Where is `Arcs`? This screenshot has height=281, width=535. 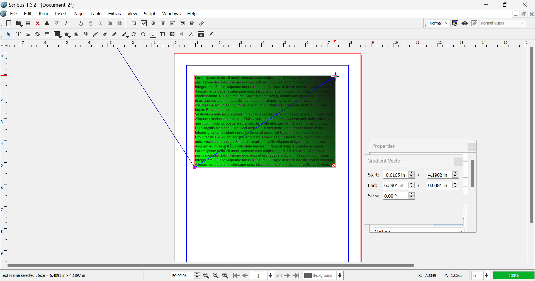 Arcs is located at coordinates (77, 35).